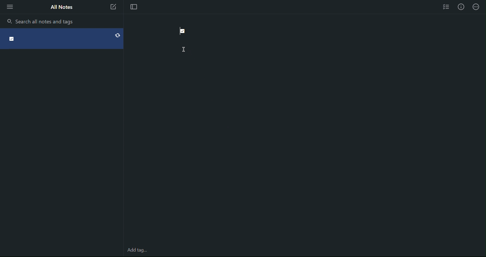 The width and height of the screenshot is (486, 257). What do you see at coordinates (12, 39) in the screenshot?
I see `Check point` at bounding box center [12, 39].